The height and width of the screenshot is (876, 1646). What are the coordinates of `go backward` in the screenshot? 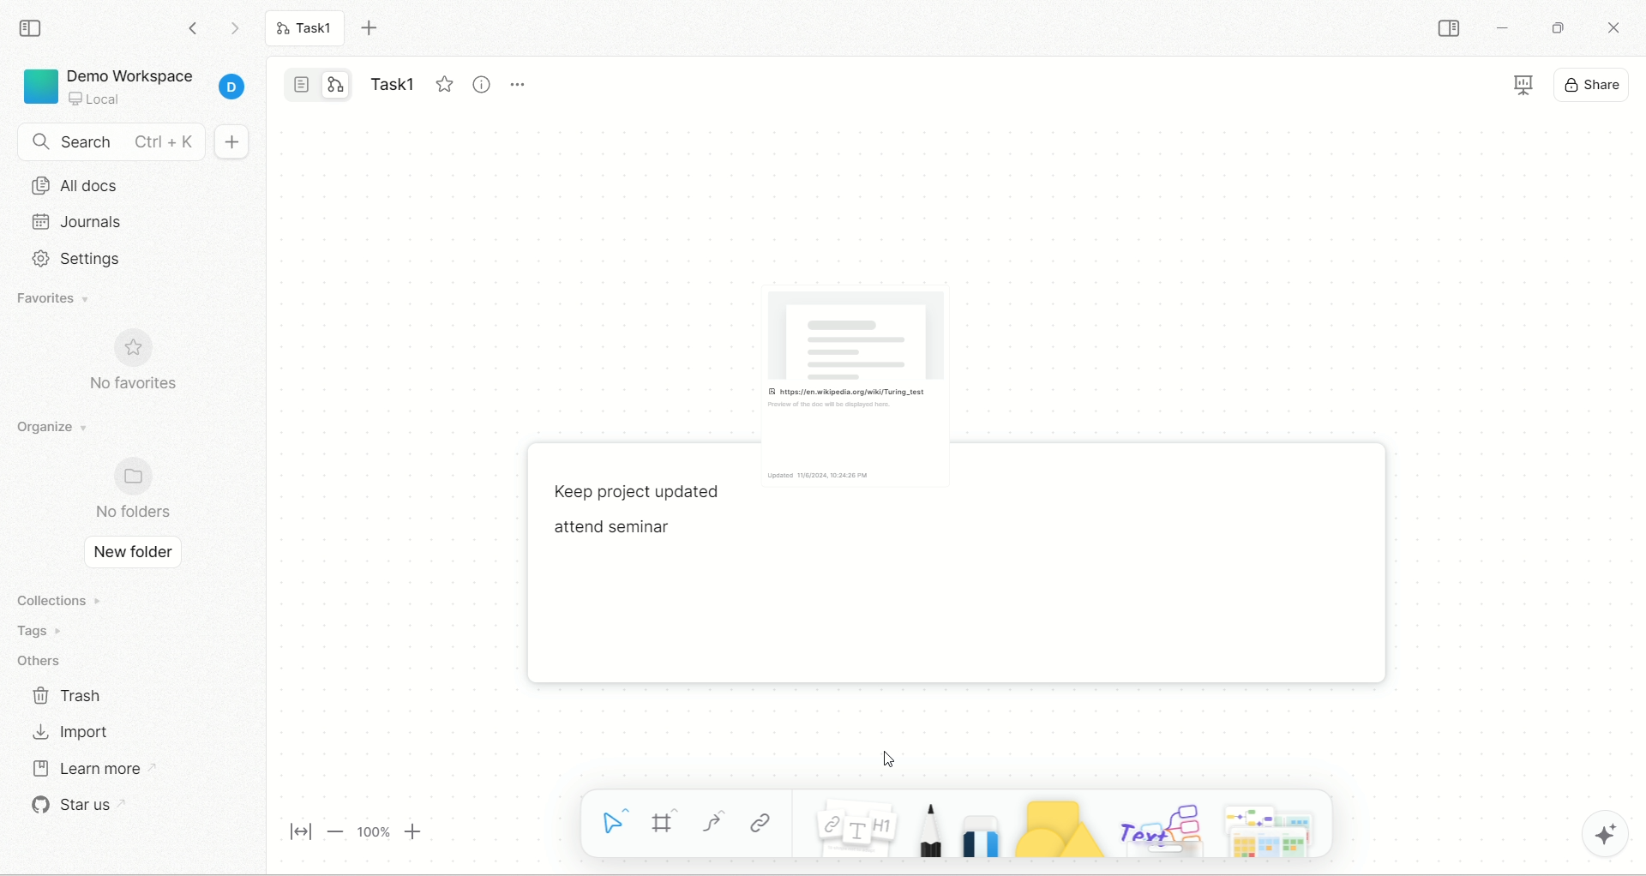 It's located at (191, 27).